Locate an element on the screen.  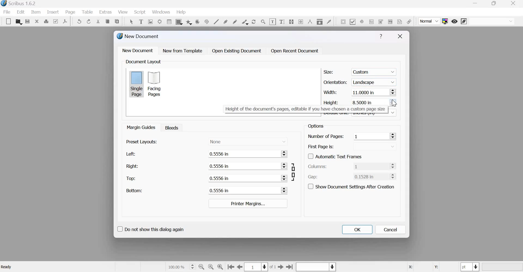
Left: is located at coordinates (130, 154).